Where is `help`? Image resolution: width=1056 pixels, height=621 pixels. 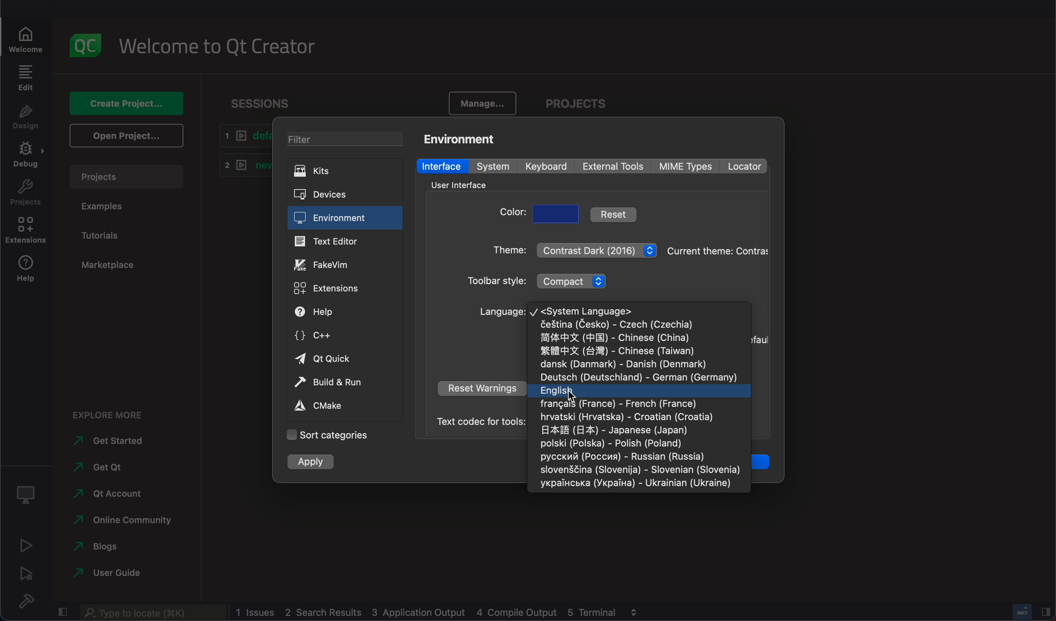 help is located at coordinates (345, 310).